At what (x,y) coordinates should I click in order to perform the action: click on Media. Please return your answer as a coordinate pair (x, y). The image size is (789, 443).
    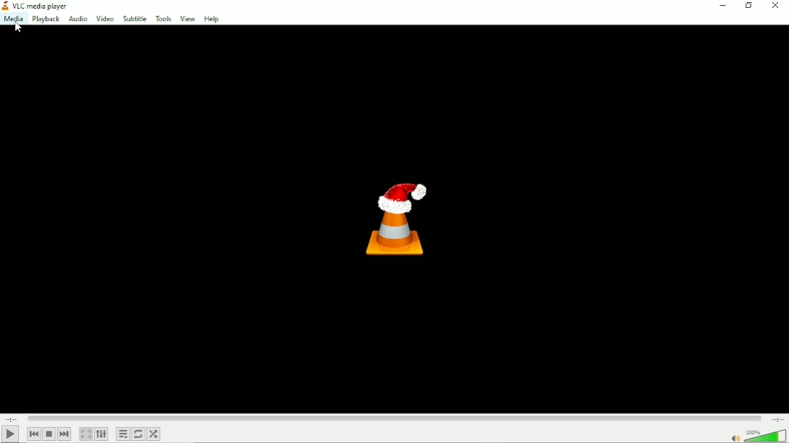
    Looking at the image, I should click on (13, 19).